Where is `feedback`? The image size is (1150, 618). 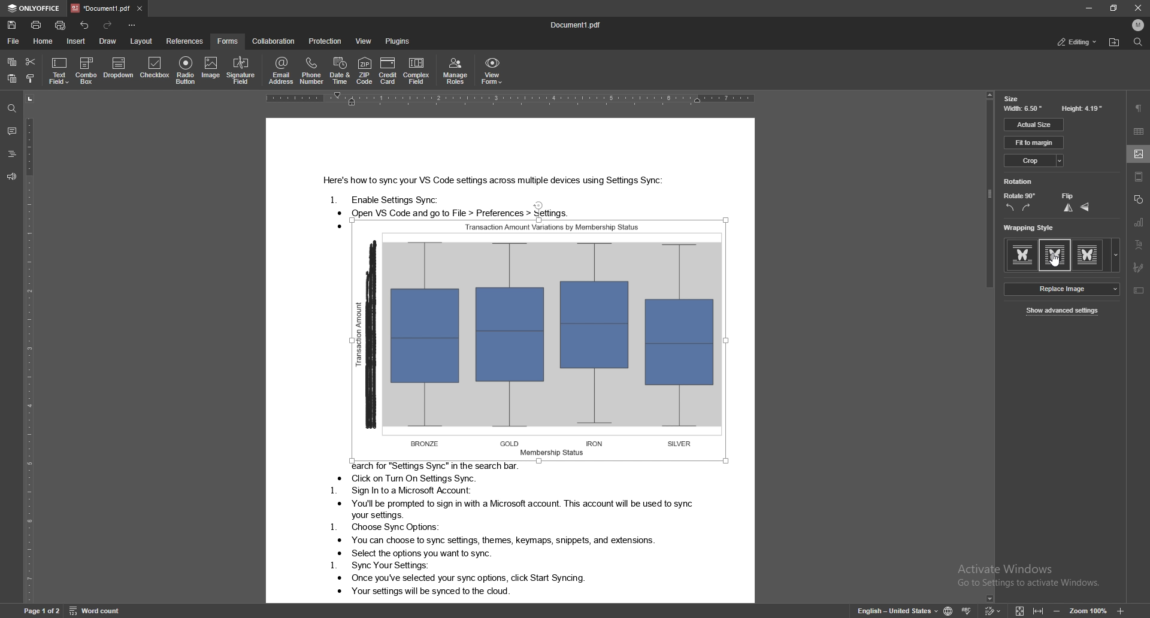
feedback is located at coordinates (10, 176).